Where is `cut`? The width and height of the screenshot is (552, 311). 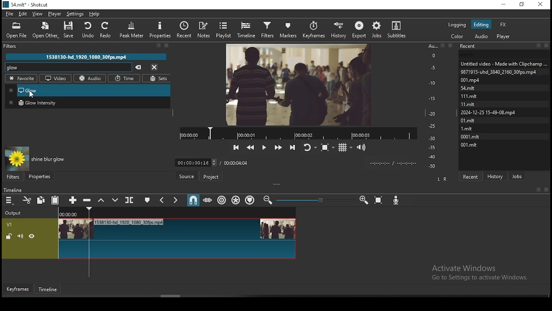
cut is located at coordinates (25, 201).